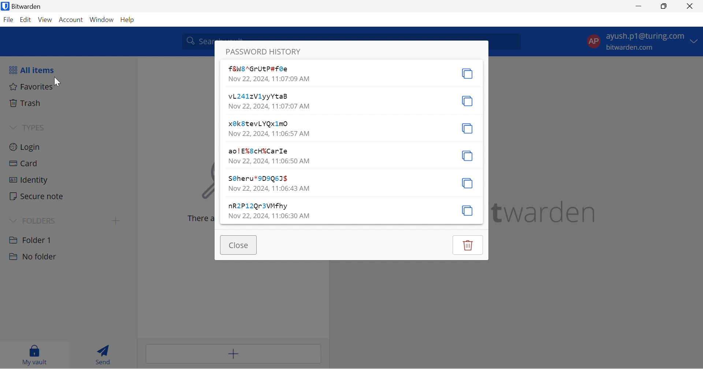 This screenshot has width=703, height=369. I want to click on view, so click(44, 20).